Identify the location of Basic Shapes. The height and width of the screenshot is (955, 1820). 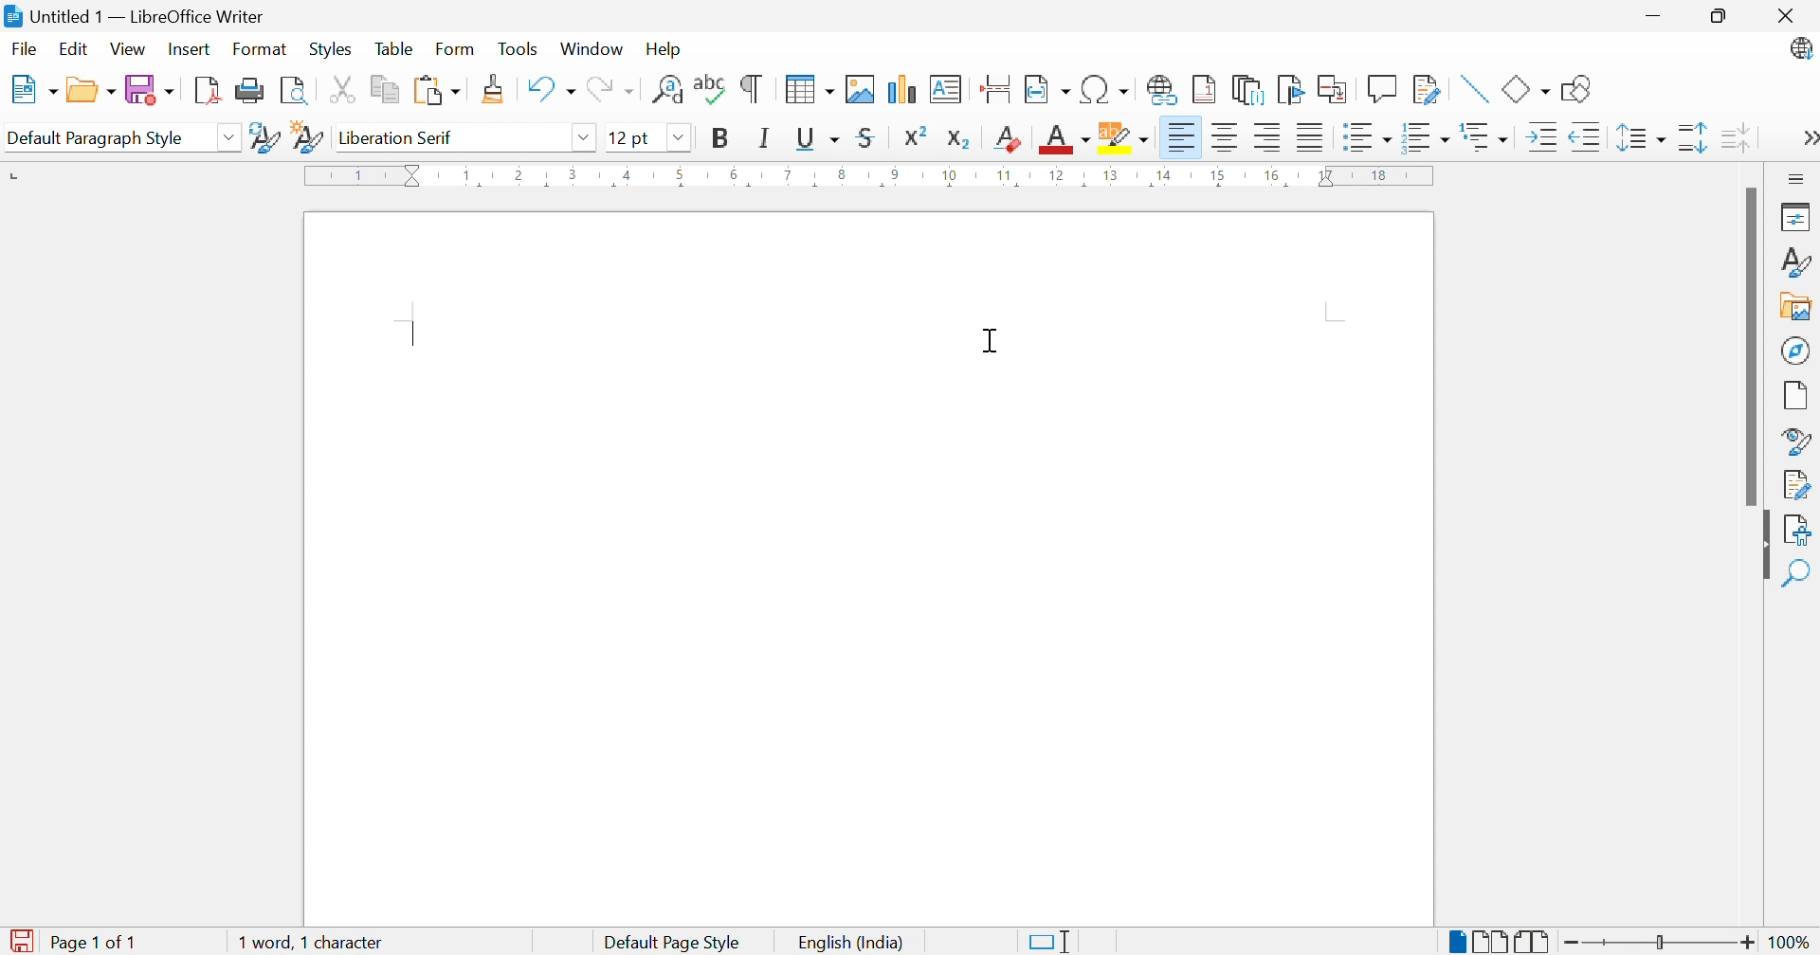
(1525, 87).